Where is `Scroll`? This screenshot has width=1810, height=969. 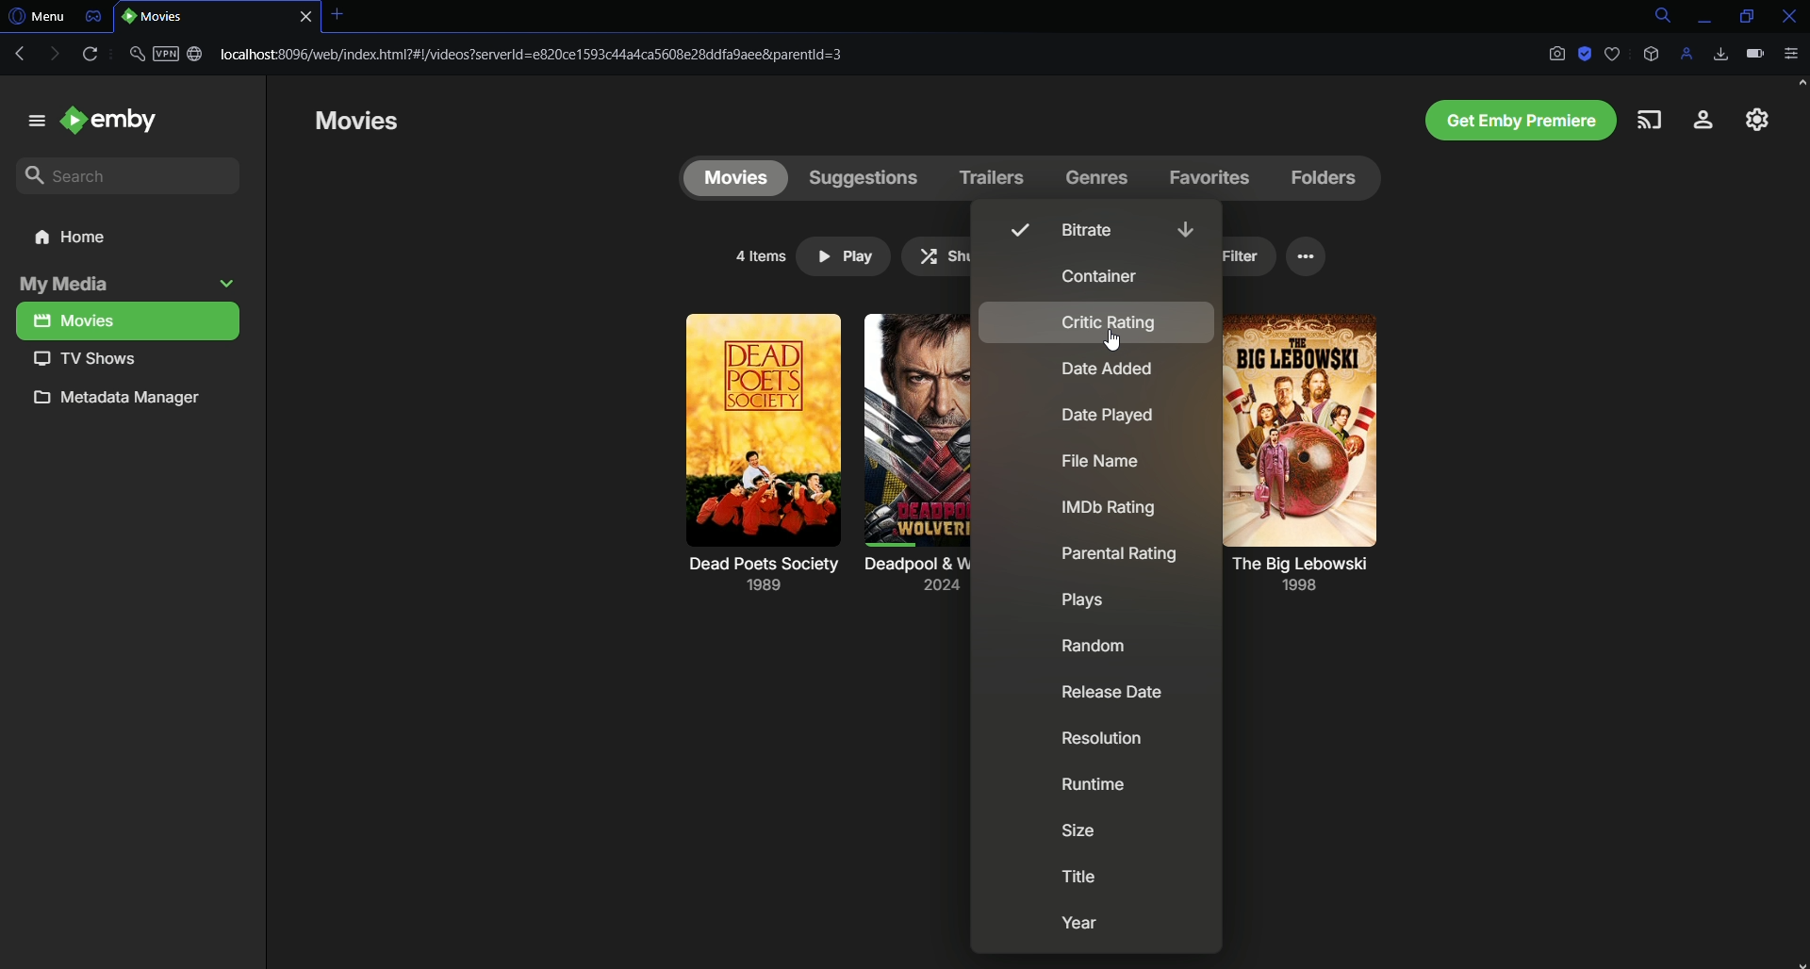
Scroll is located at coordinates (1800, 321).